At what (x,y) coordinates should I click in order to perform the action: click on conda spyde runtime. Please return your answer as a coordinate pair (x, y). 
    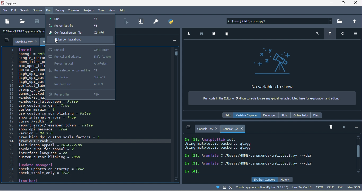
    Looking at the image, I should click on (250, 188).